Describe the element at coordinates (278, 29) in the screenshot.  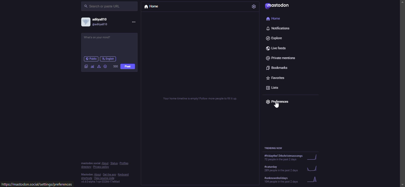
I see `notifications` at that location.